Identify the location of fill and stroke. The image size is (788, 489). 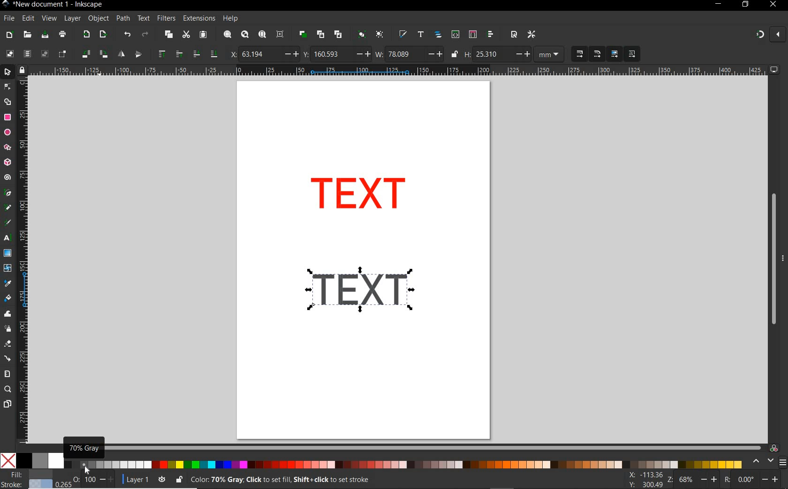
(29, 480).